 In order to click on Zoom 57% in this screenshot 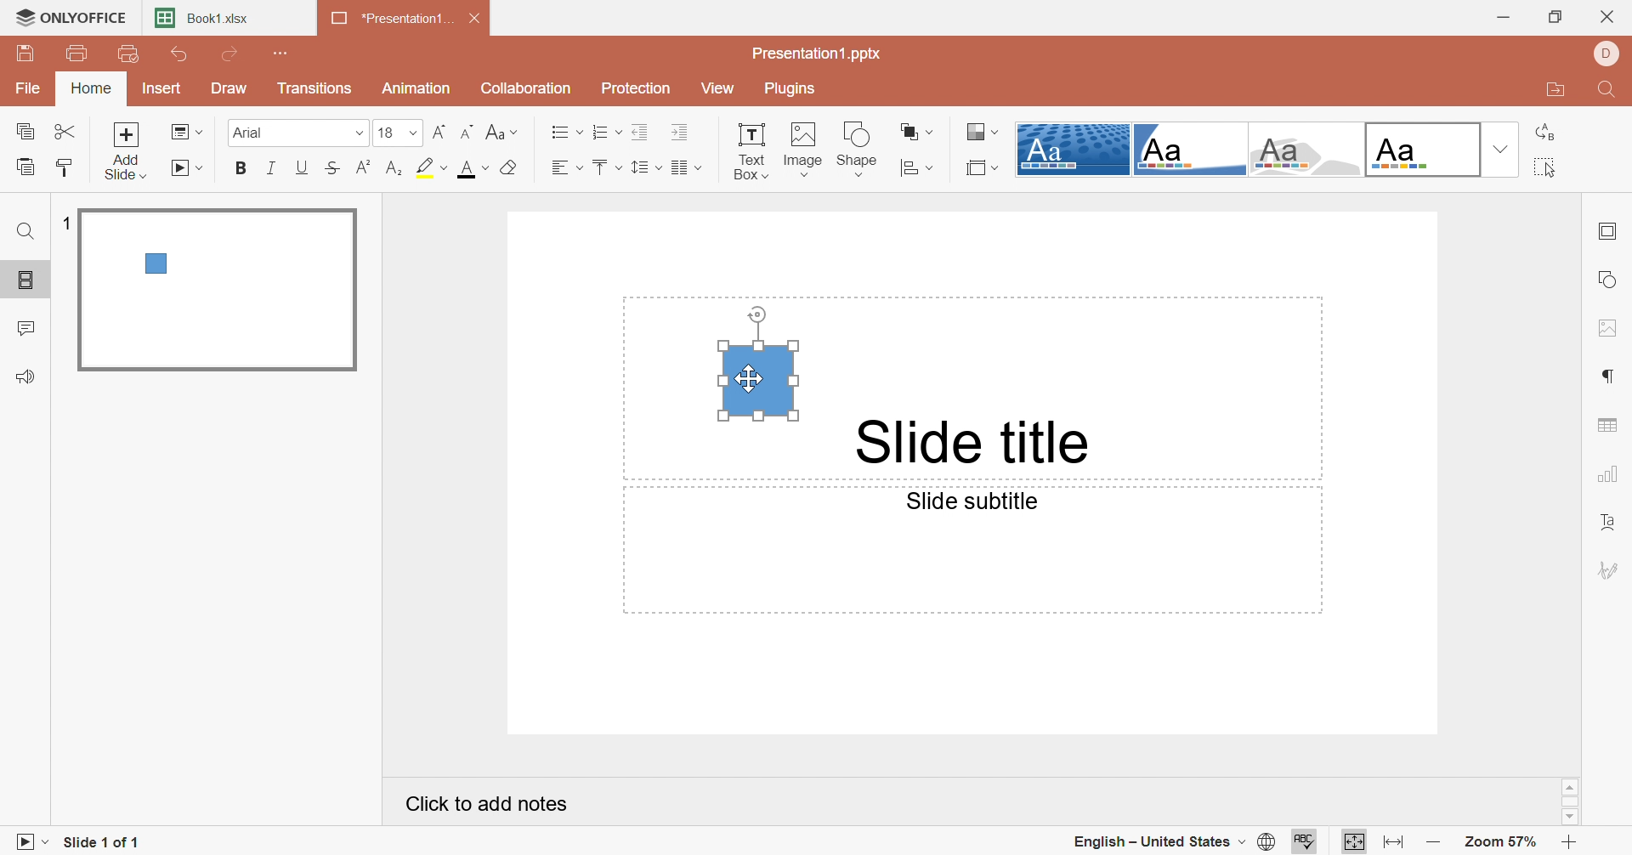, I will do `click(1505, 840)`.